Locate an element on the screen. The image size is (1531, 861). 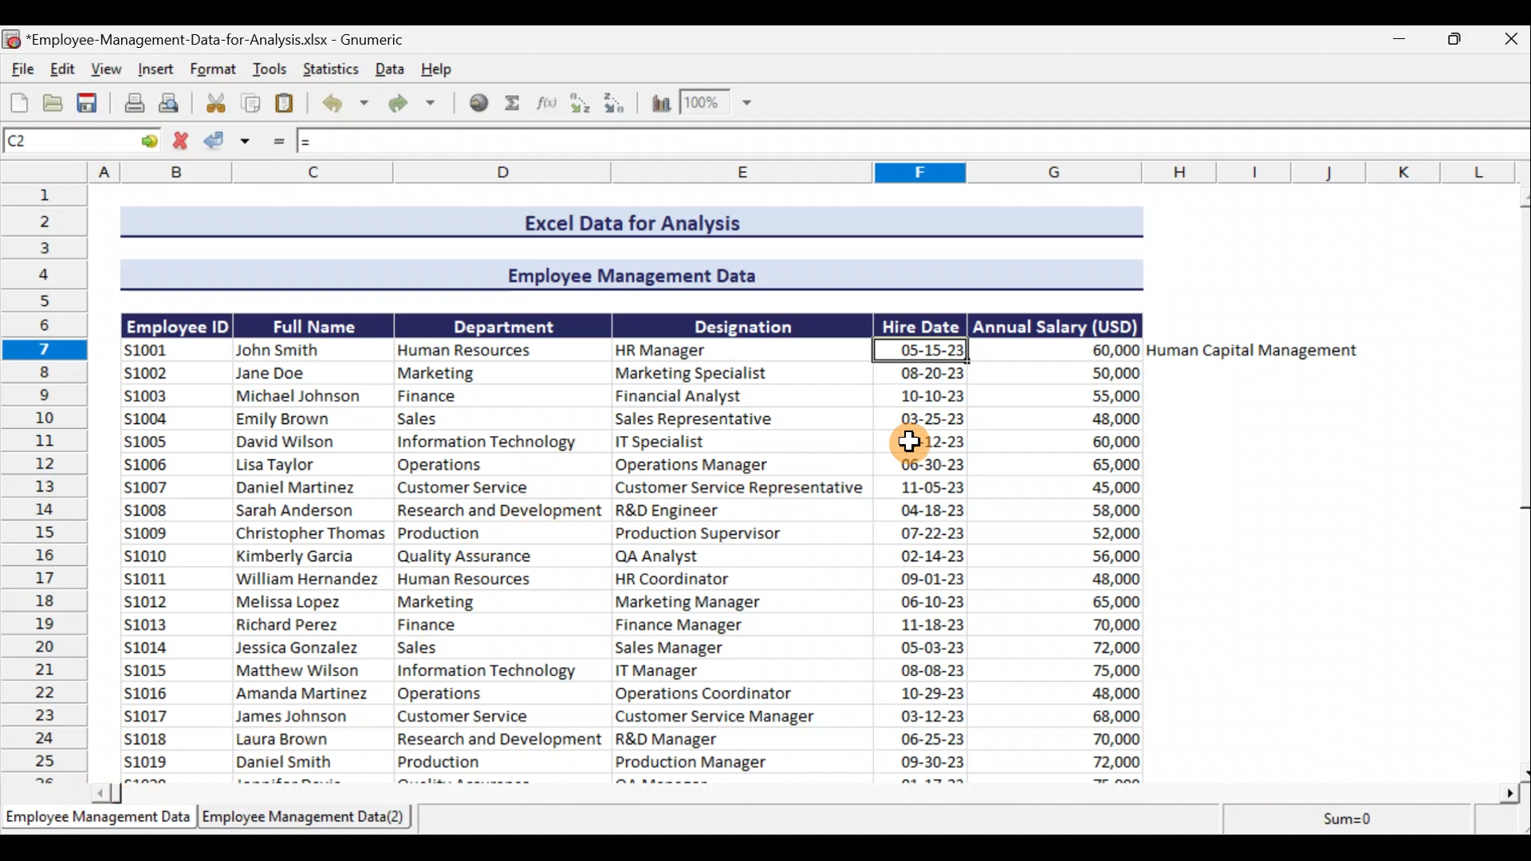
= is located at coordinates (310, 141).